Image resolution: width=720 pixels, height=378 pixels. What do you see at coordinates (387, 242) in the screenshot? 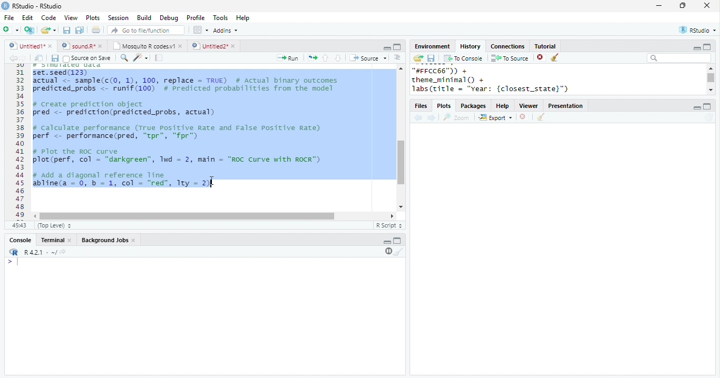
I see `minimize` at bounding box center [387, 242].